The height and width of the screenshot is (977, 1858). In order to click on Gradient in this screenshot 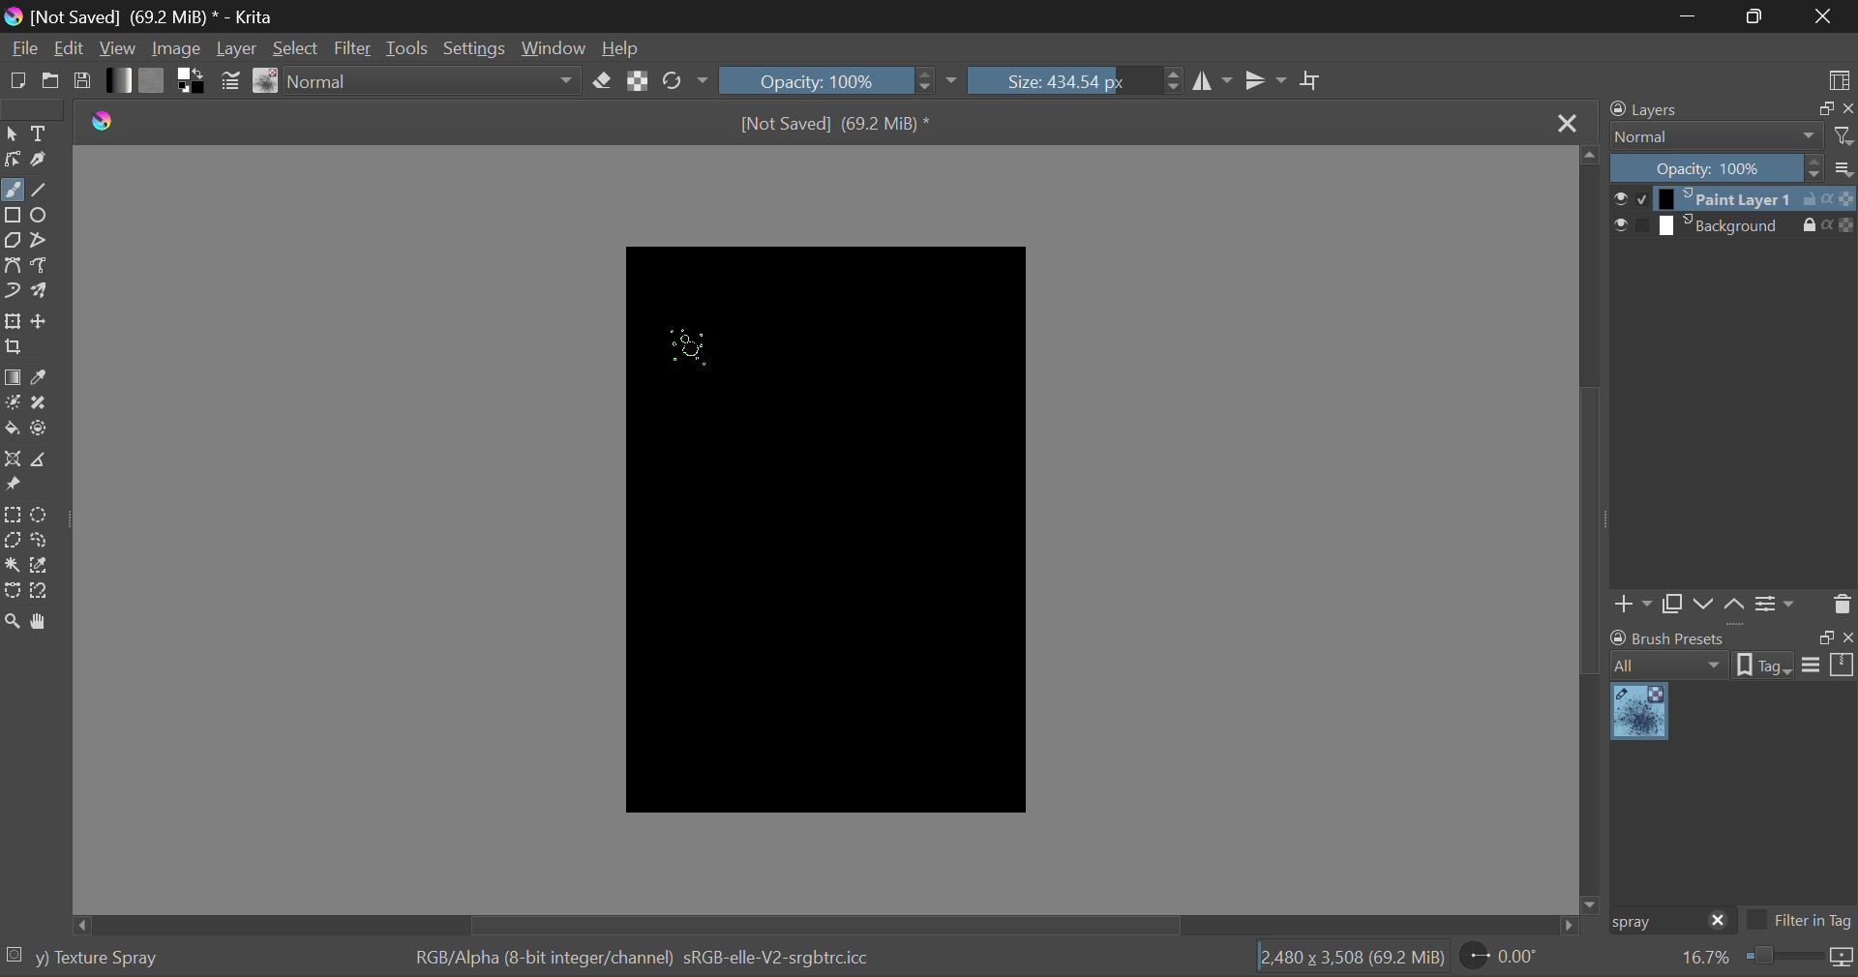, I will do `click(120, 80)`.